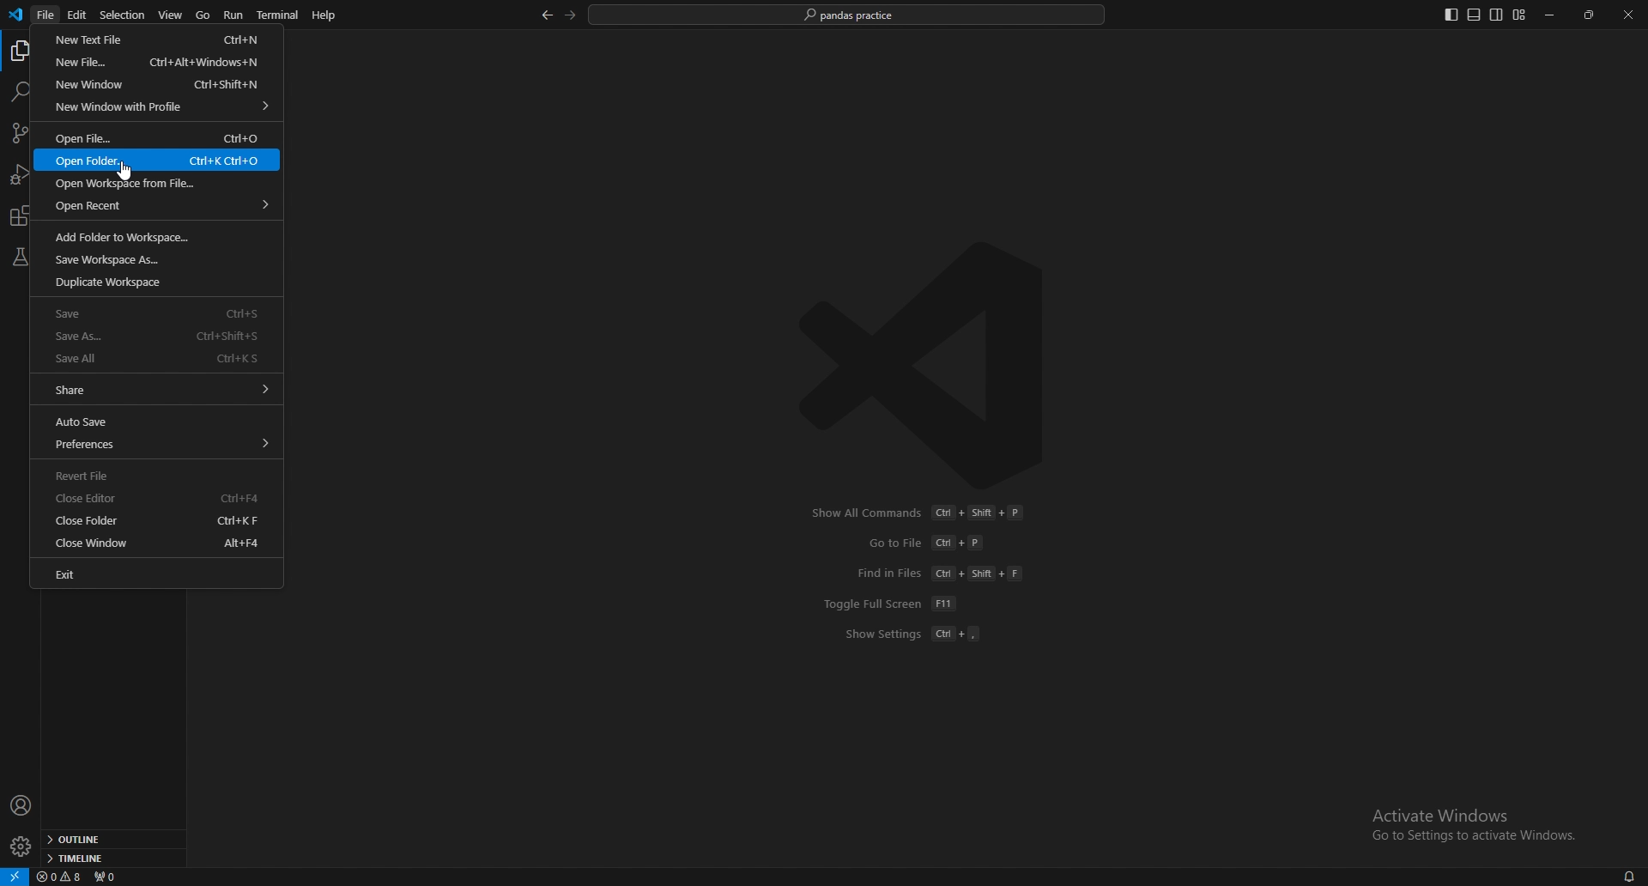  Describe the element at coordinates (21, 257) in the screenshot. I see `testing` at that location.